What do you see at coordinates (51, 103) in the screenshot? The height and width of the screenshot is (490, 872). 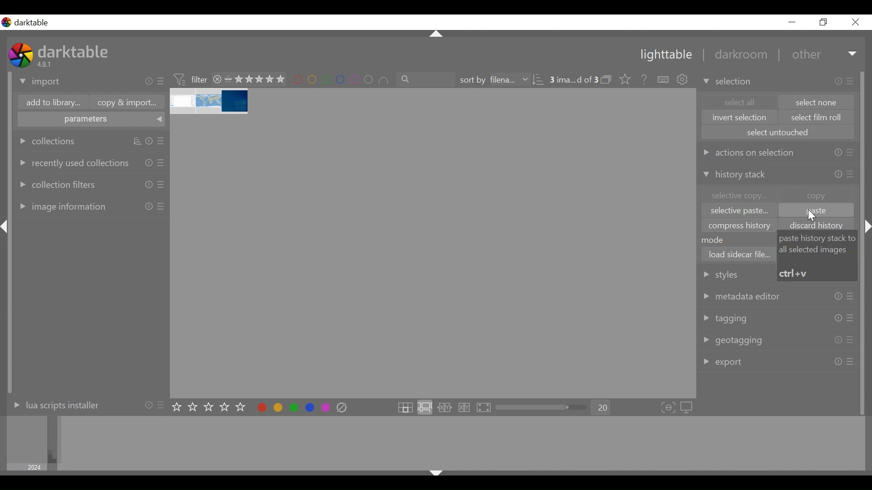 I see `add to library` at bounding box center [51, 103].